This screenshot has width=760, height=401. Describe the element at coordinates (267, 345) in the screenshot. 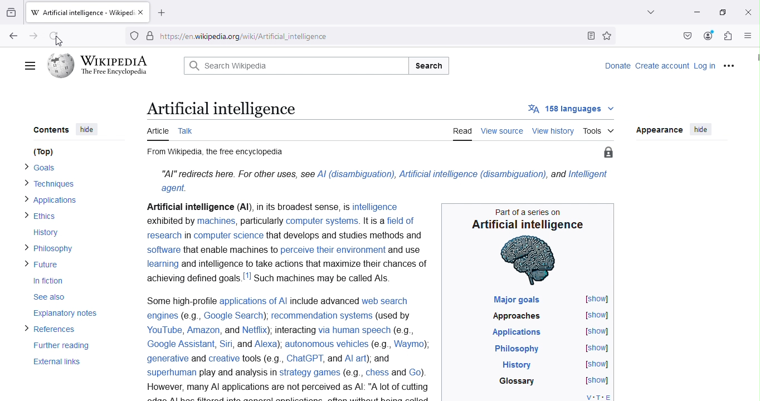

I see `| Alexa)` at that location.